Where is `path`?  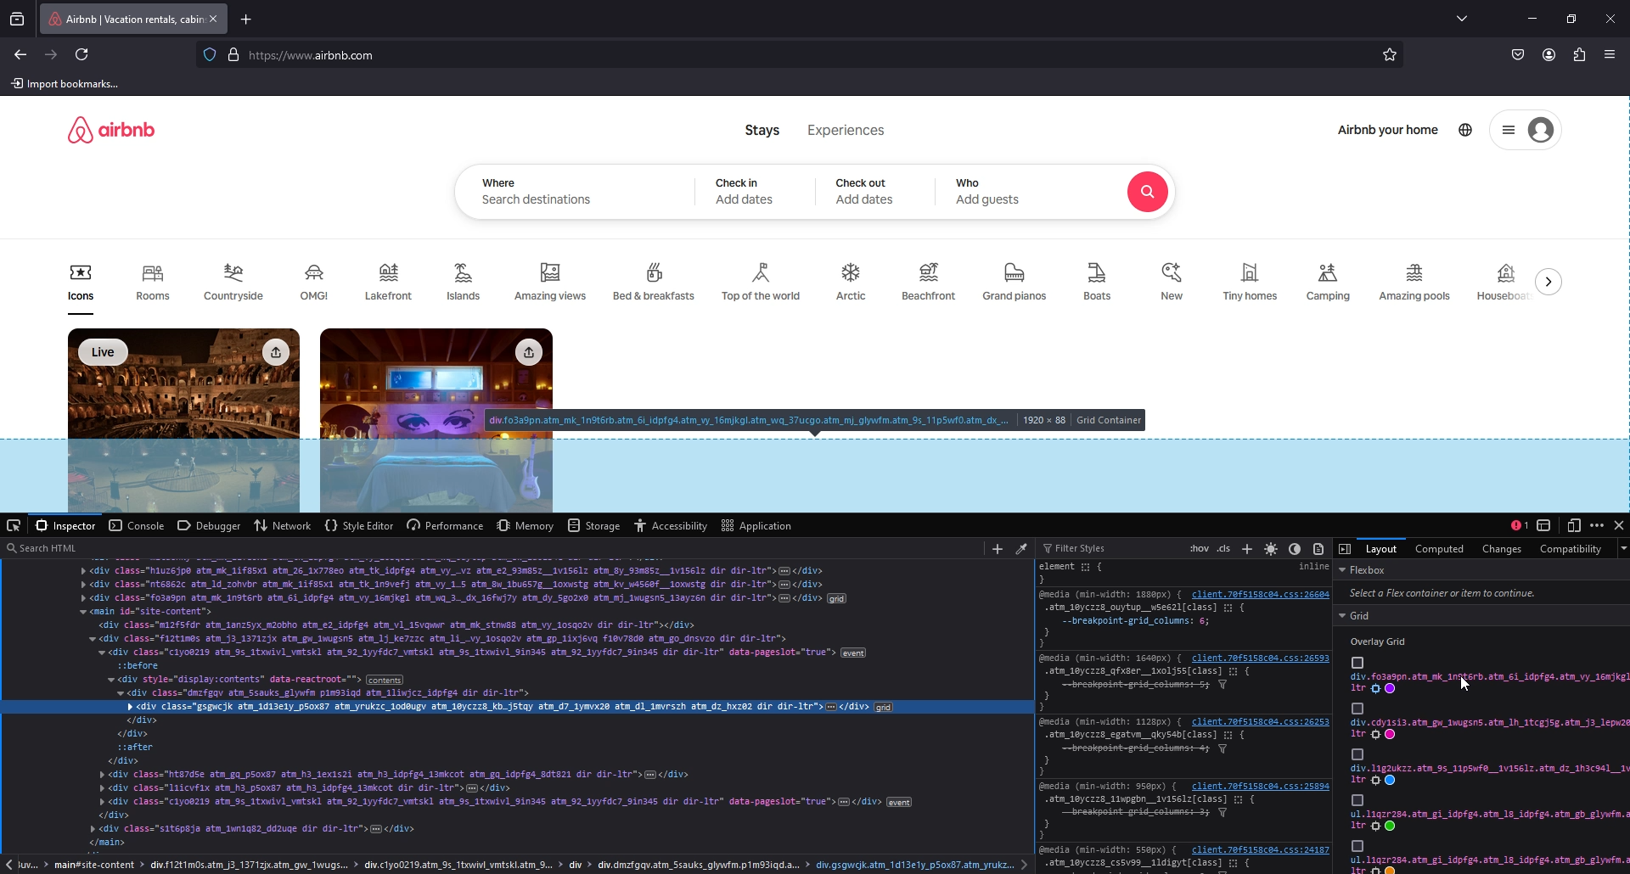
path is located at coordinates (520, 865).